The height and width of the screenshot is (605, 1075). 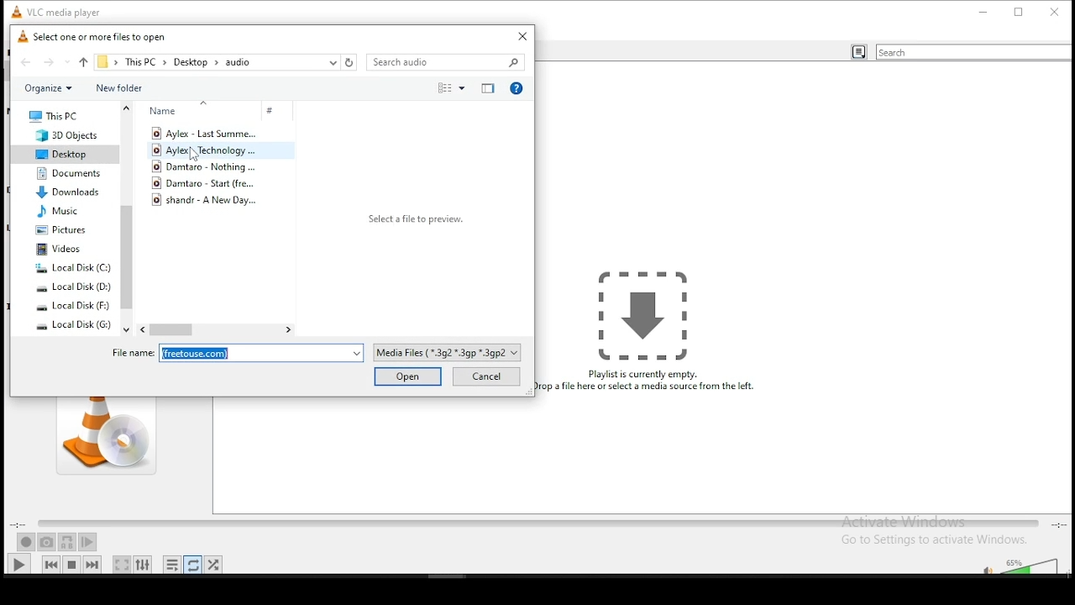 I want to click on 3D objects, so click(x=58, y=136).